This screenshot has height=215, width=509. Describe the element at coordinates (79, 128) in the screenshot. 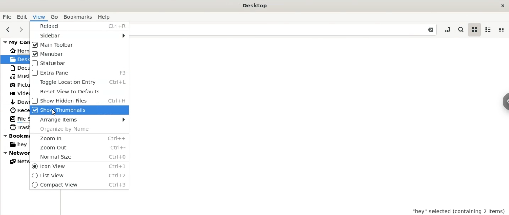

I see `Organize by Name` at that location.